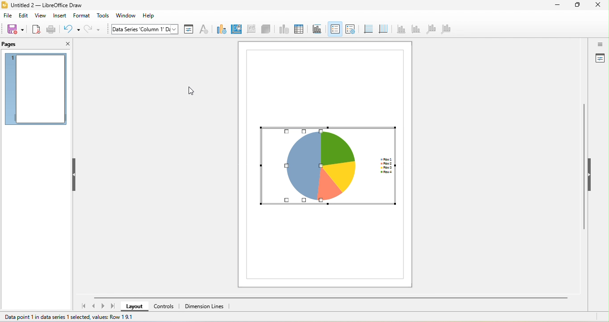 The width and height of the screenshot is (609, 322). I want to click on change chart, so click(220, 29).